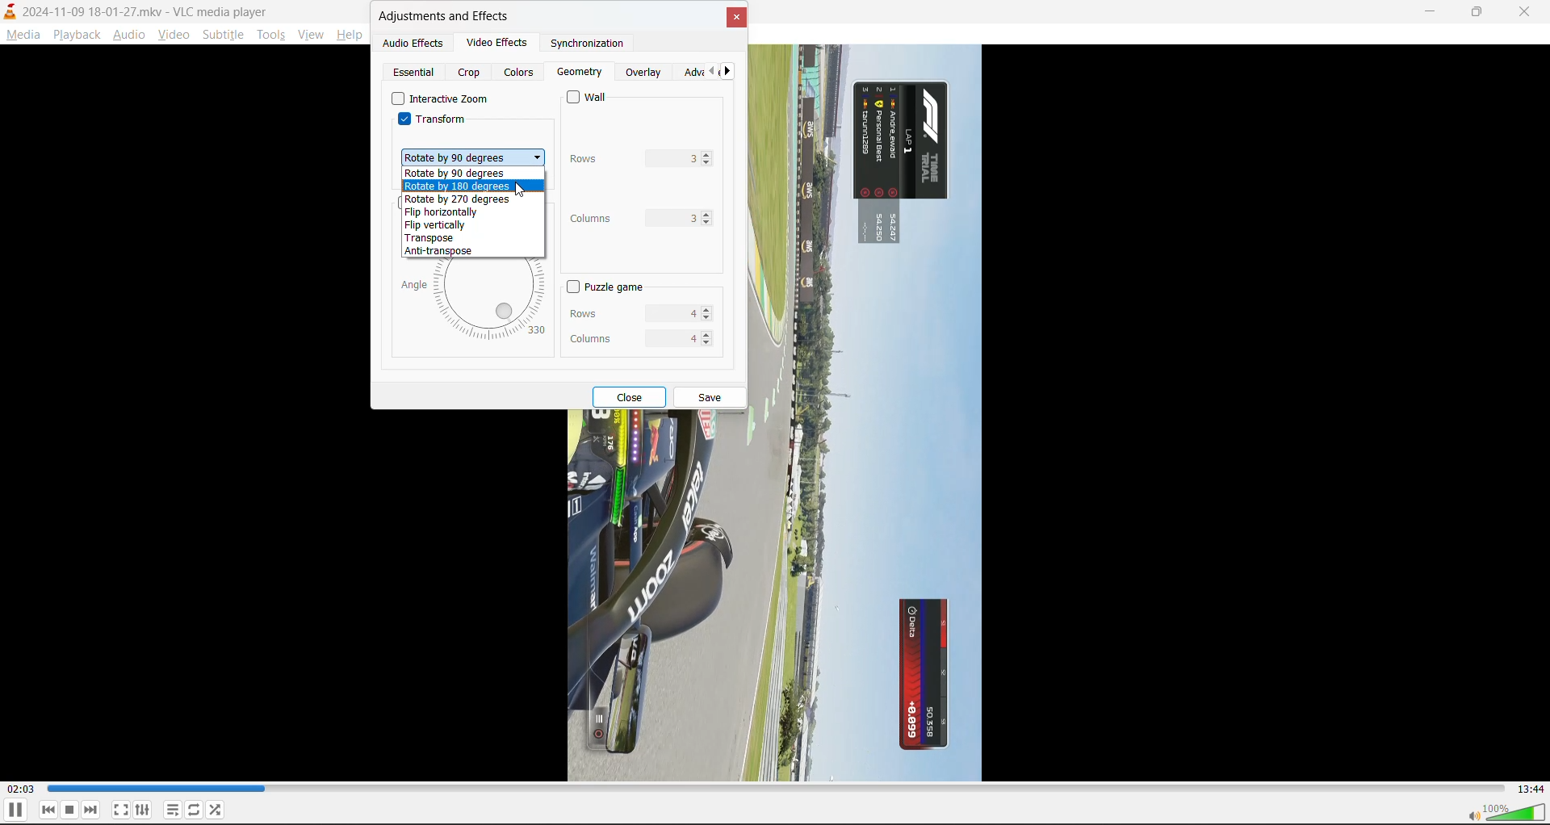 The width and height of the screenshot is (1550, 825). What do you see at coordinates (192, 812) in the screenshot?
I see `loop` at bounding box center [192, 812].